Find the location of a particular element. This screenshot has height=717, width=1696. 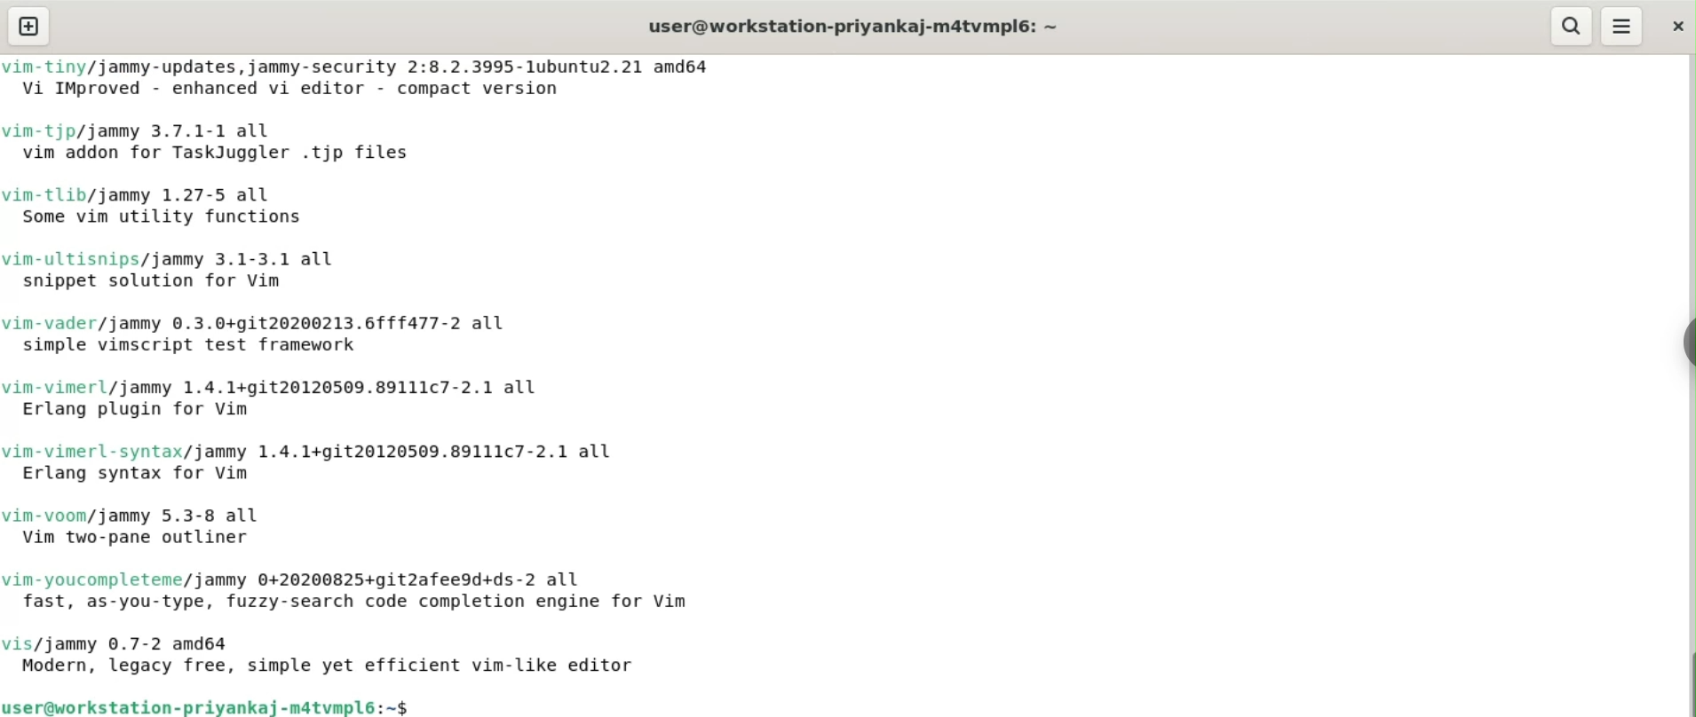

close is located at coordinates (1681, 22).